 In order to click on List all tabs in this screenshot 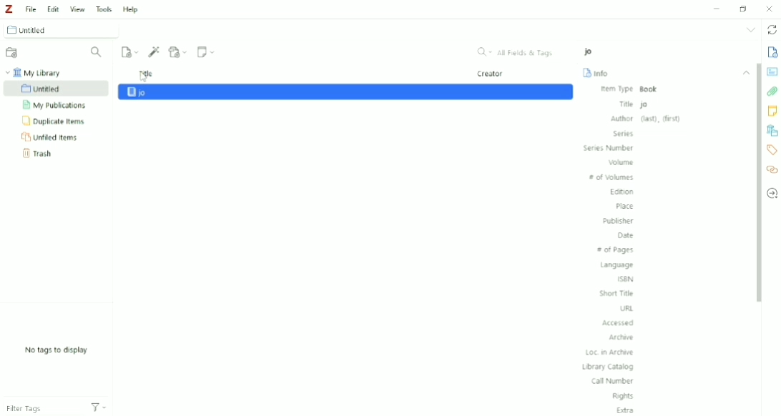, I will do `click(750, 30)`.